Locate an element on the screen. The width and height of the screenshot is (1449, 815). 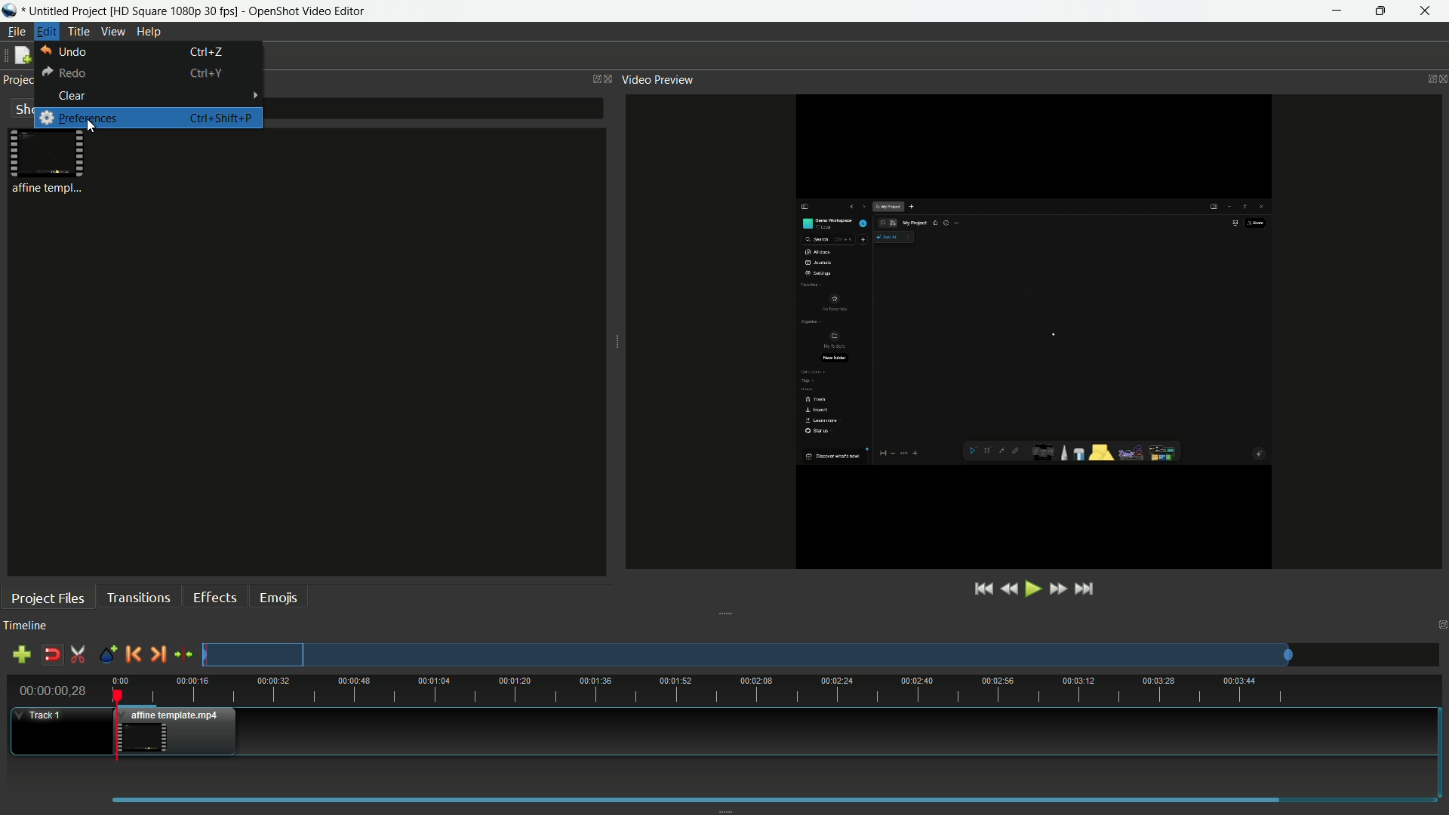
time is located at coordinates (777, 690).